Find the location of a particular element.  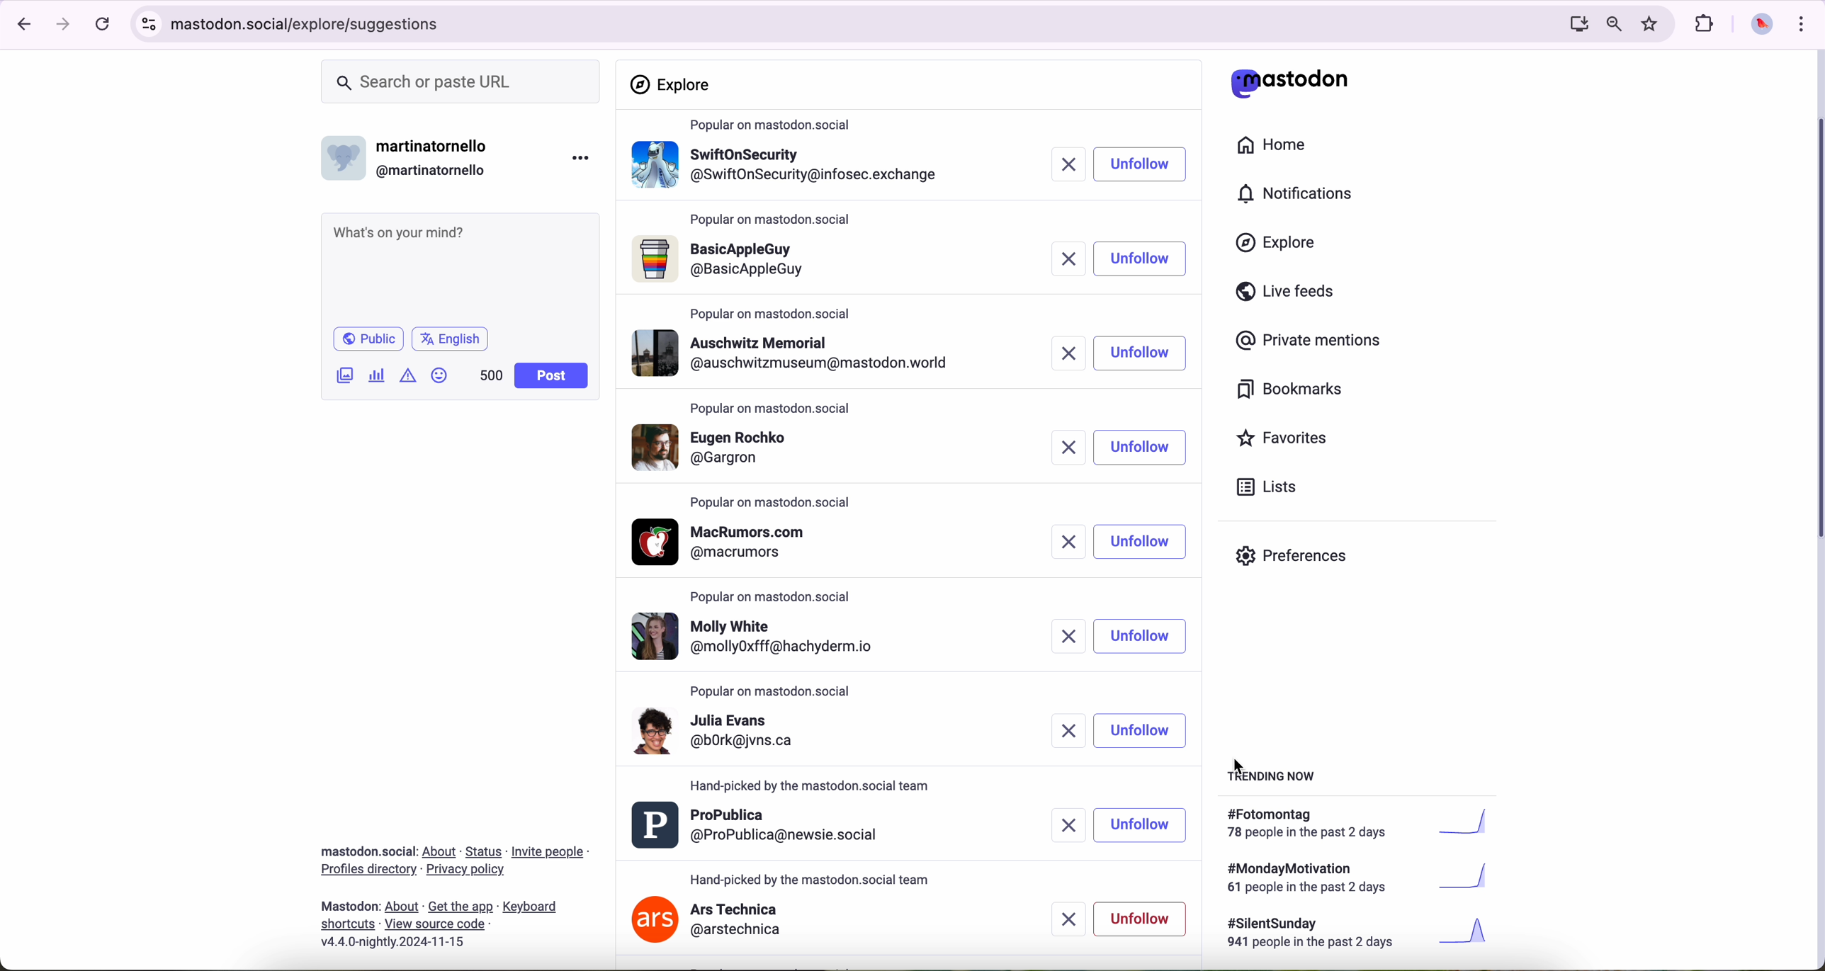

cursor is located at coordinates (1242, 769).